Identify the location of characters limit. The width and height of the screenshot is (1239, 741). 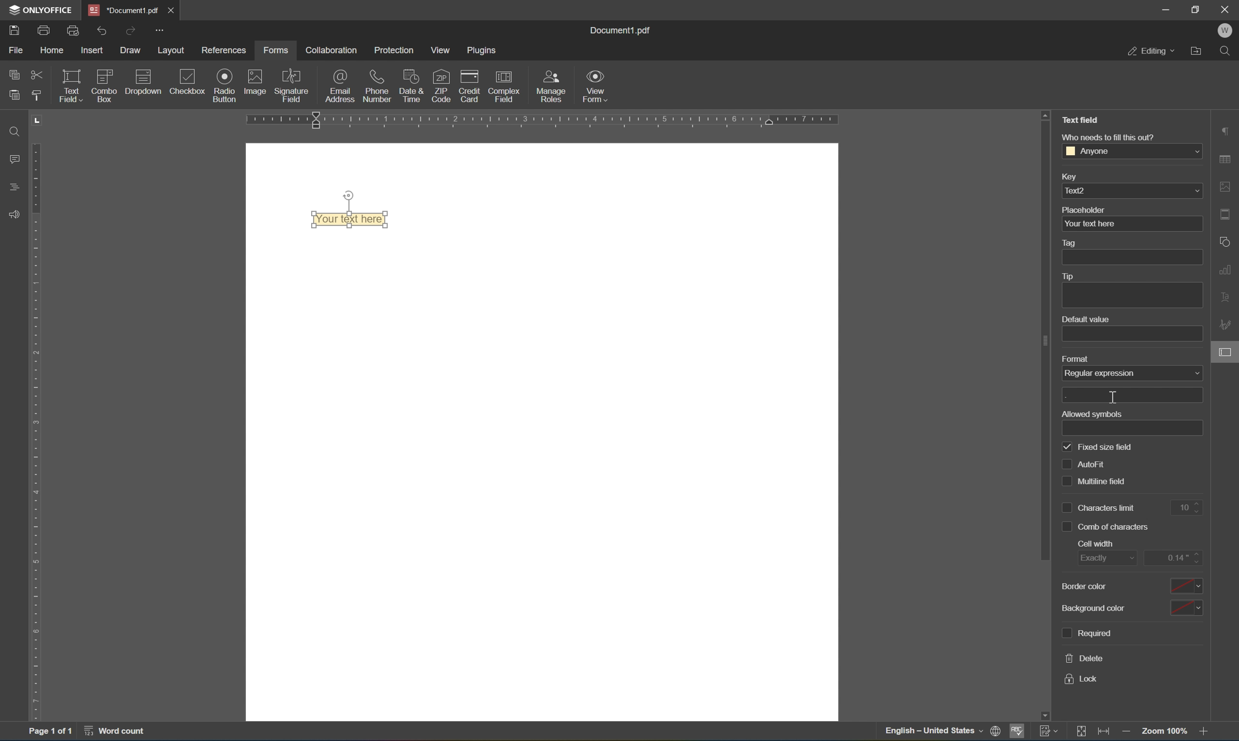
(1096, 508).